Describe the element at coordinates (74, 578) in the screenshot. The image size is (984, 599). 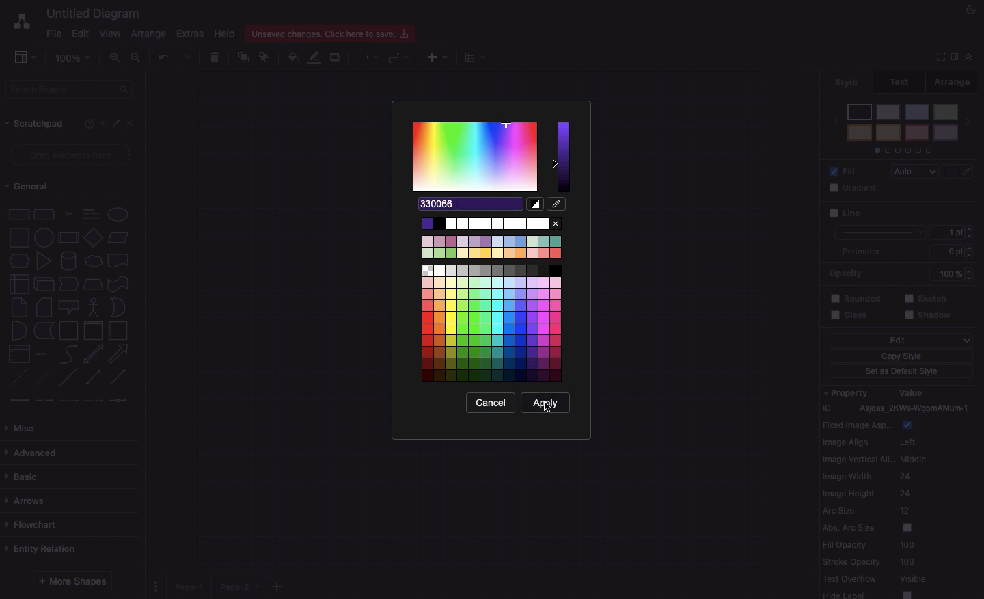
I see `More shapes` at that location.